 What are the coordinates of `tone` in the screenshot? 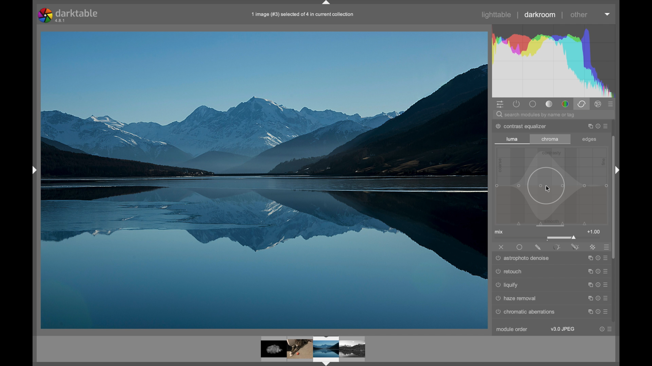 It's located at (549, 104).